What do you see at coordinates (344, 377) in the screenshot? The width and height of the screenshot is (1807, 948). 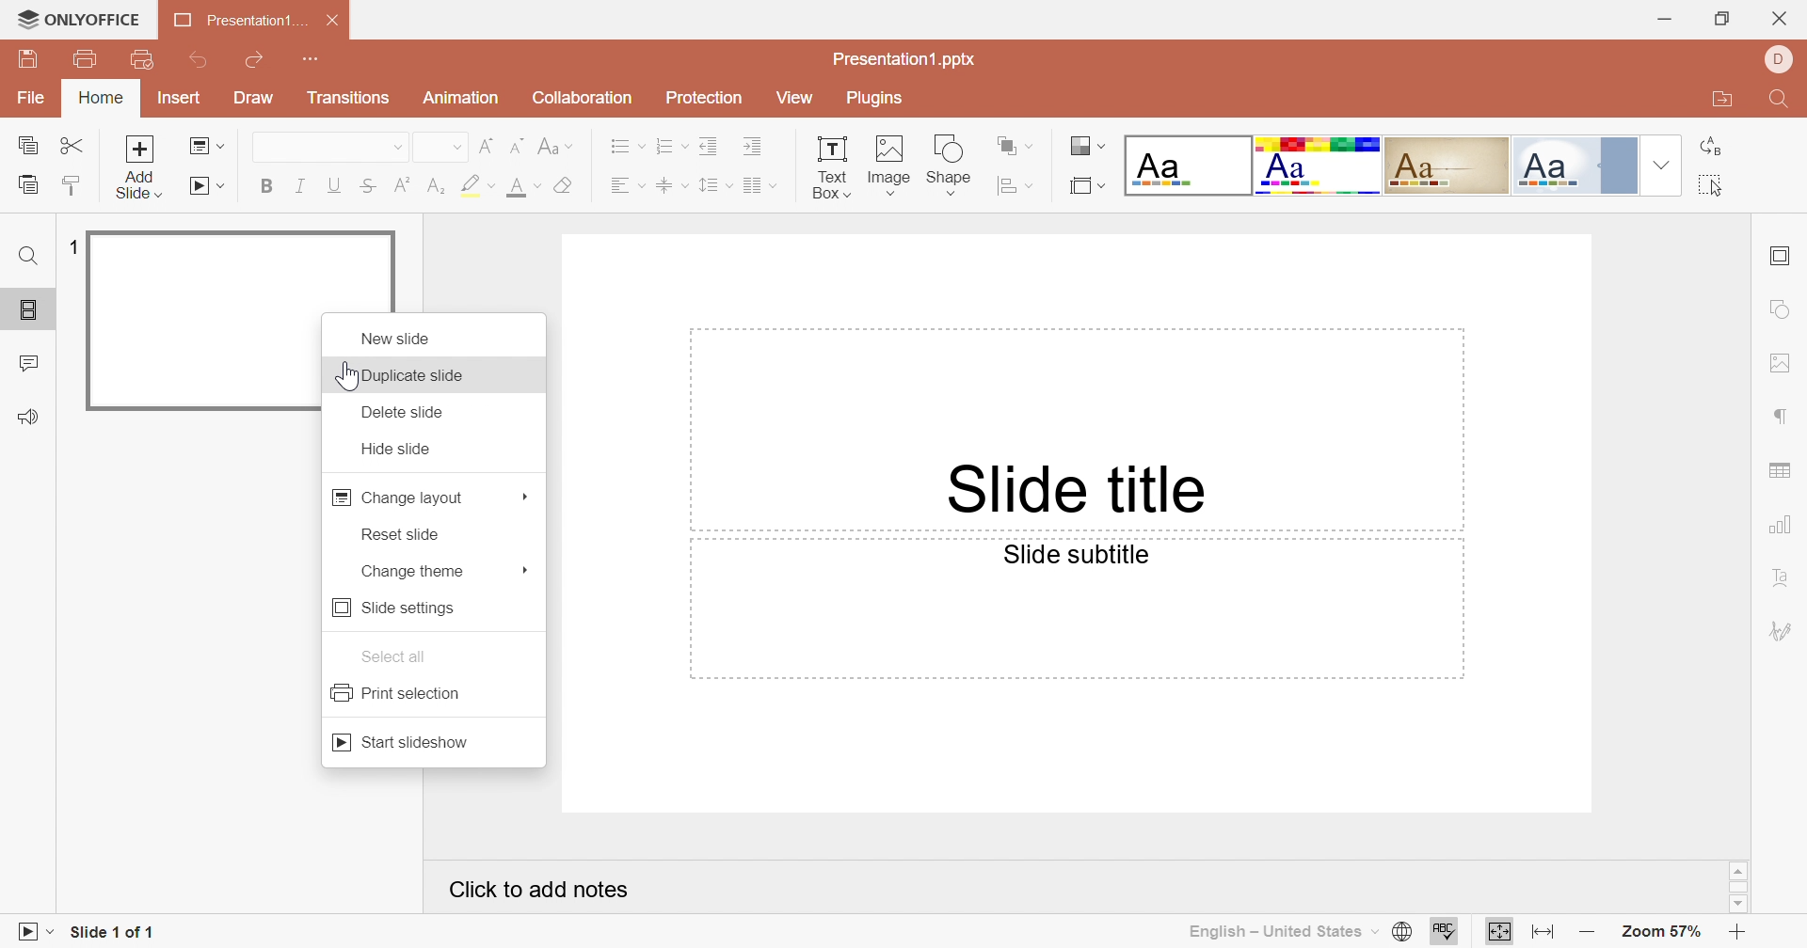 I see `Cursor` at bounding box center [344, 377].